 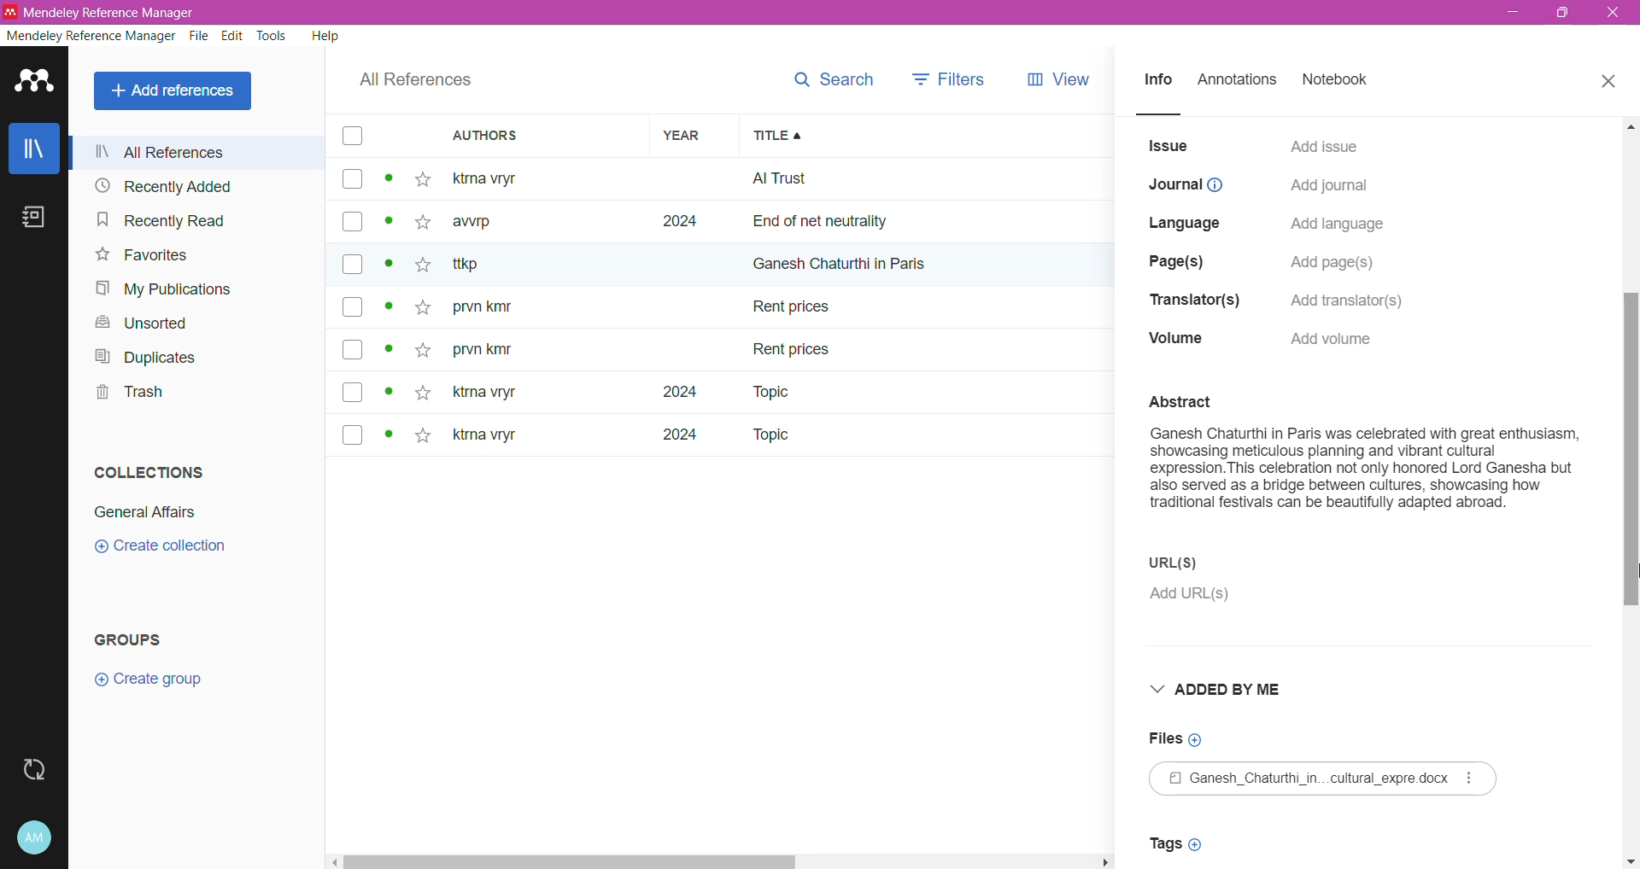 I want to click on Info, so click(x=1158, y=83).